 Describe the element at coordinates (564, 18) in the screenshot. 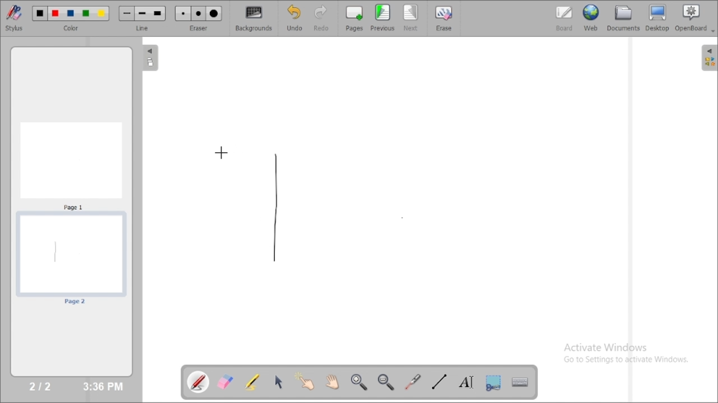

I see `board` at that location.